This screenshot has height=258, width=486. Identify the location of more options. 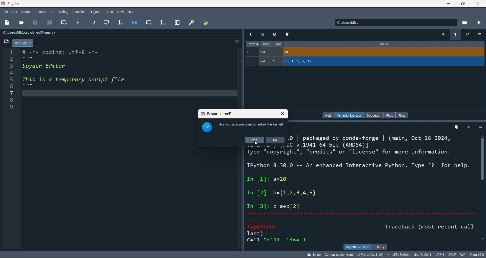
(480, 34).